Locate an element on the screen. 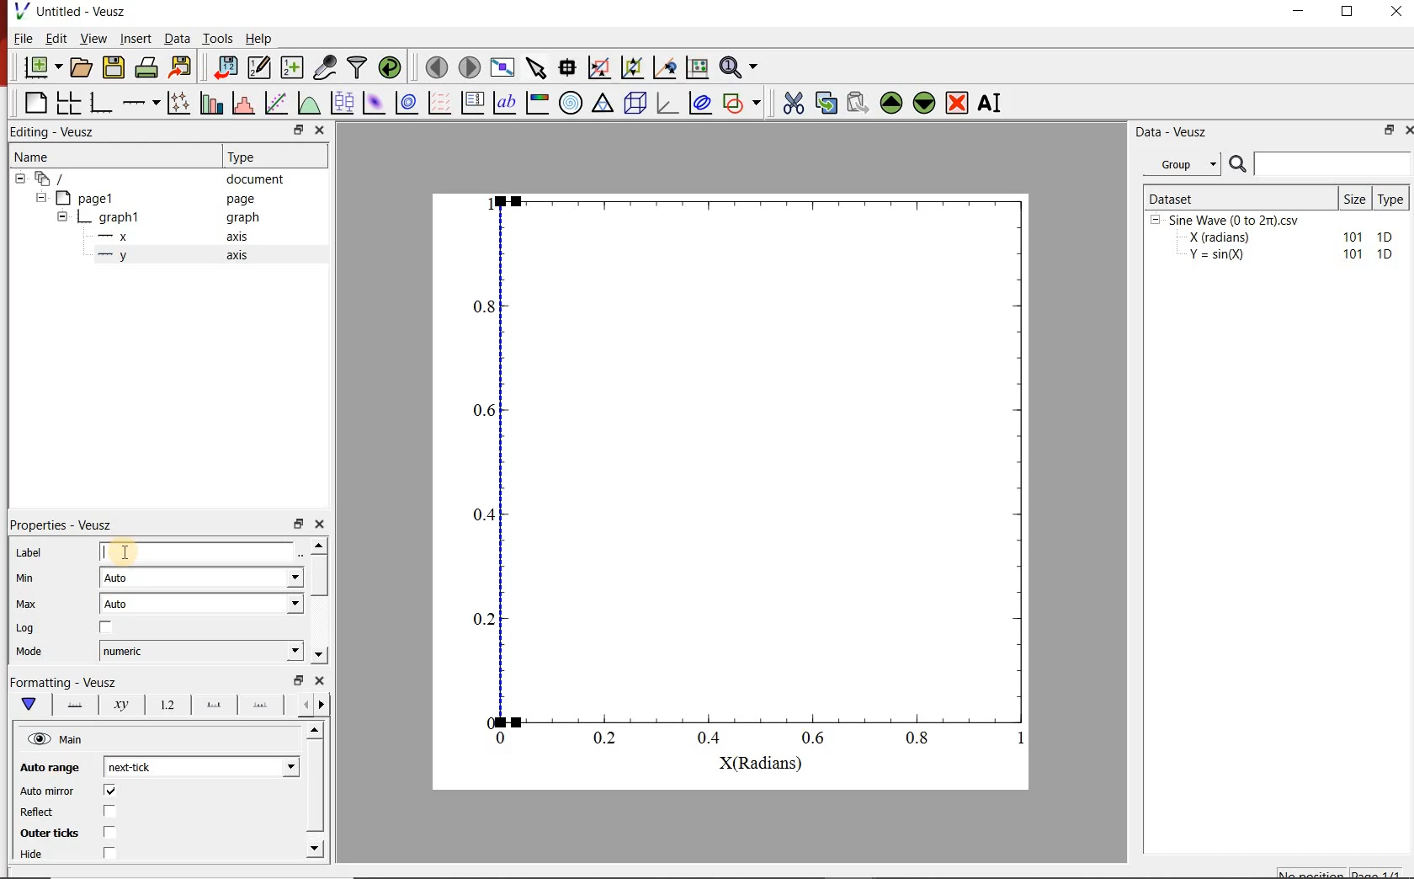 The image size is (1414, 879). filter data is located at coordinates (359, 67).